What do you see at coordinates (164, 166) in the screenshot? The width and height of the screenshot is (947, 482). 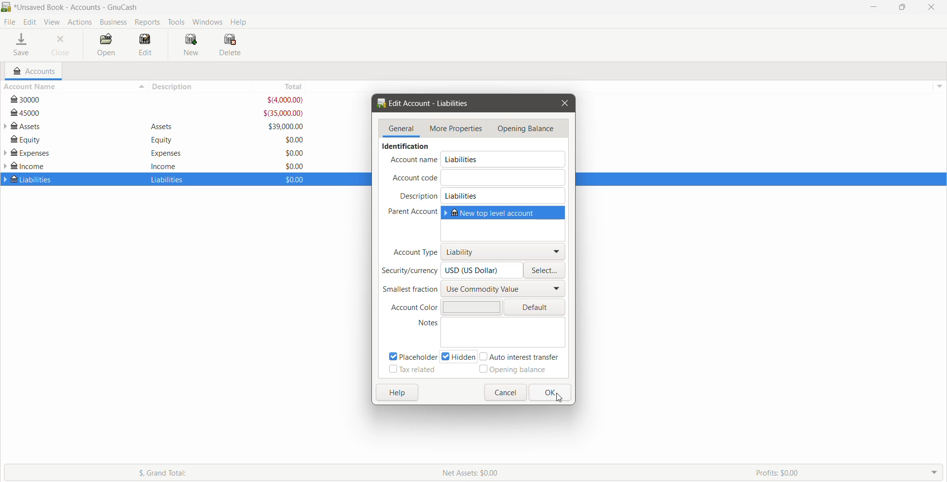 I see `details of the account "Income"` at bounding box center [164, 166].